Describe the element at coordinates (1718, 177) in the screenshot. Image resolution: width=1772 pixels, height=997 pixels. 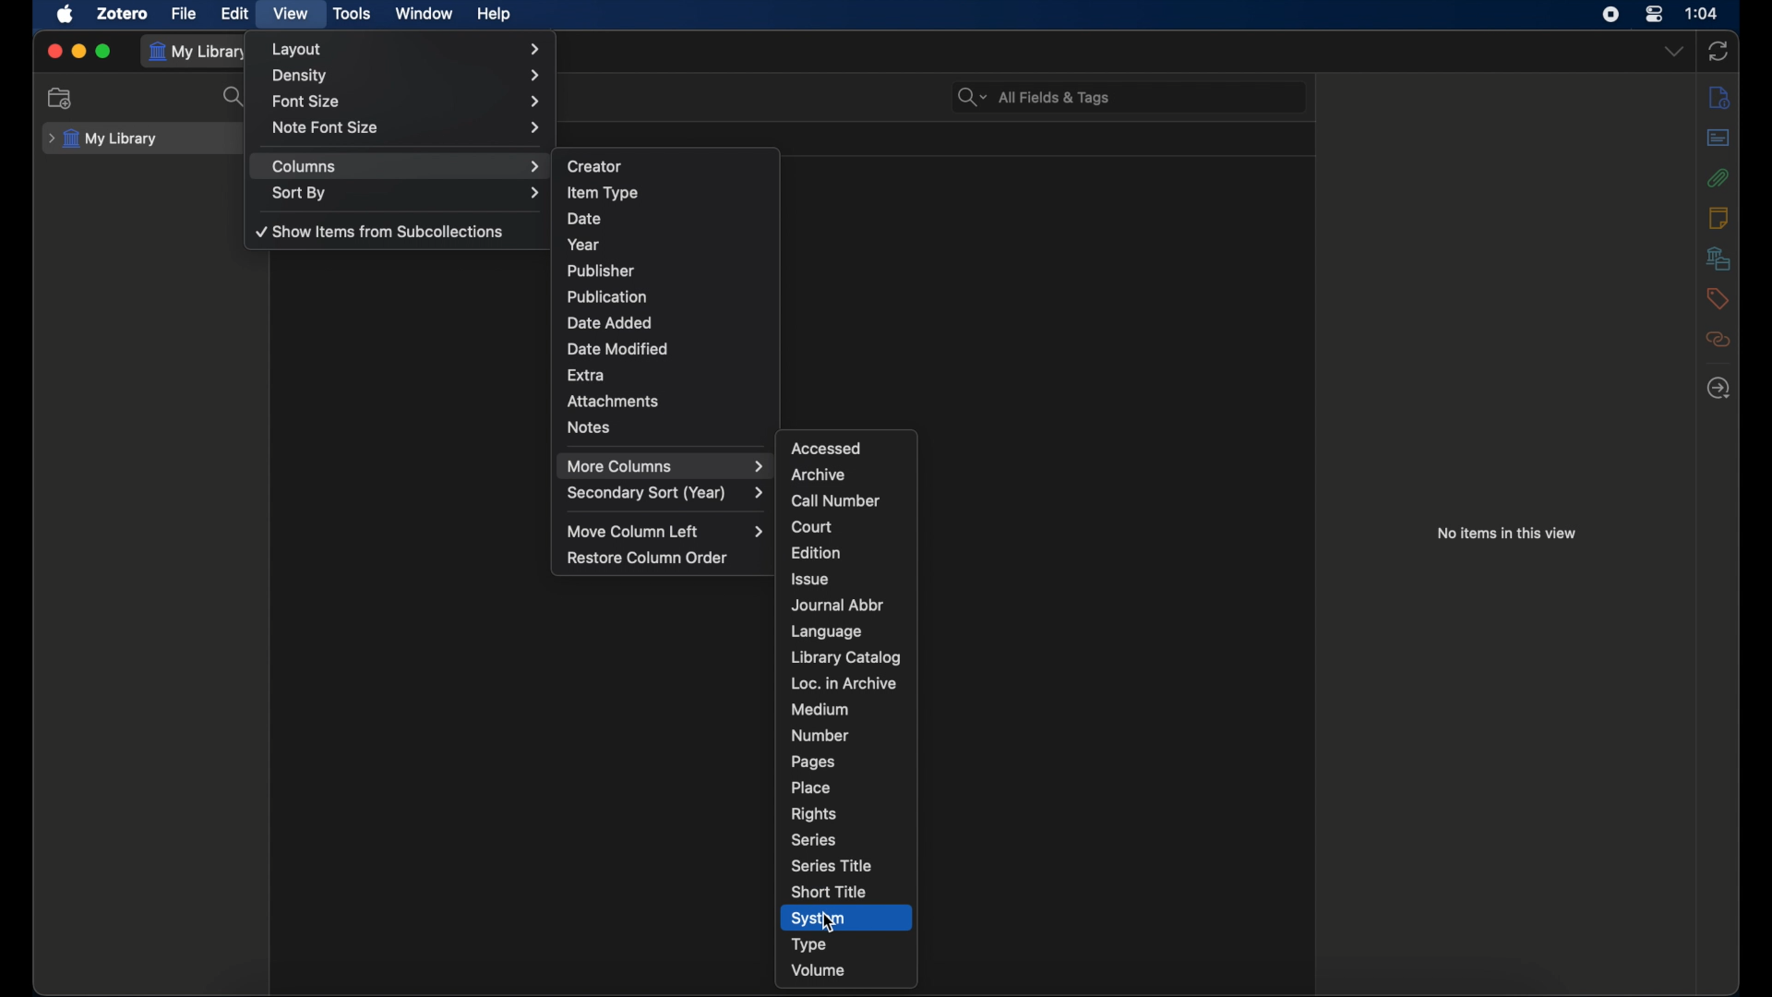
I see `attachments` at that location.